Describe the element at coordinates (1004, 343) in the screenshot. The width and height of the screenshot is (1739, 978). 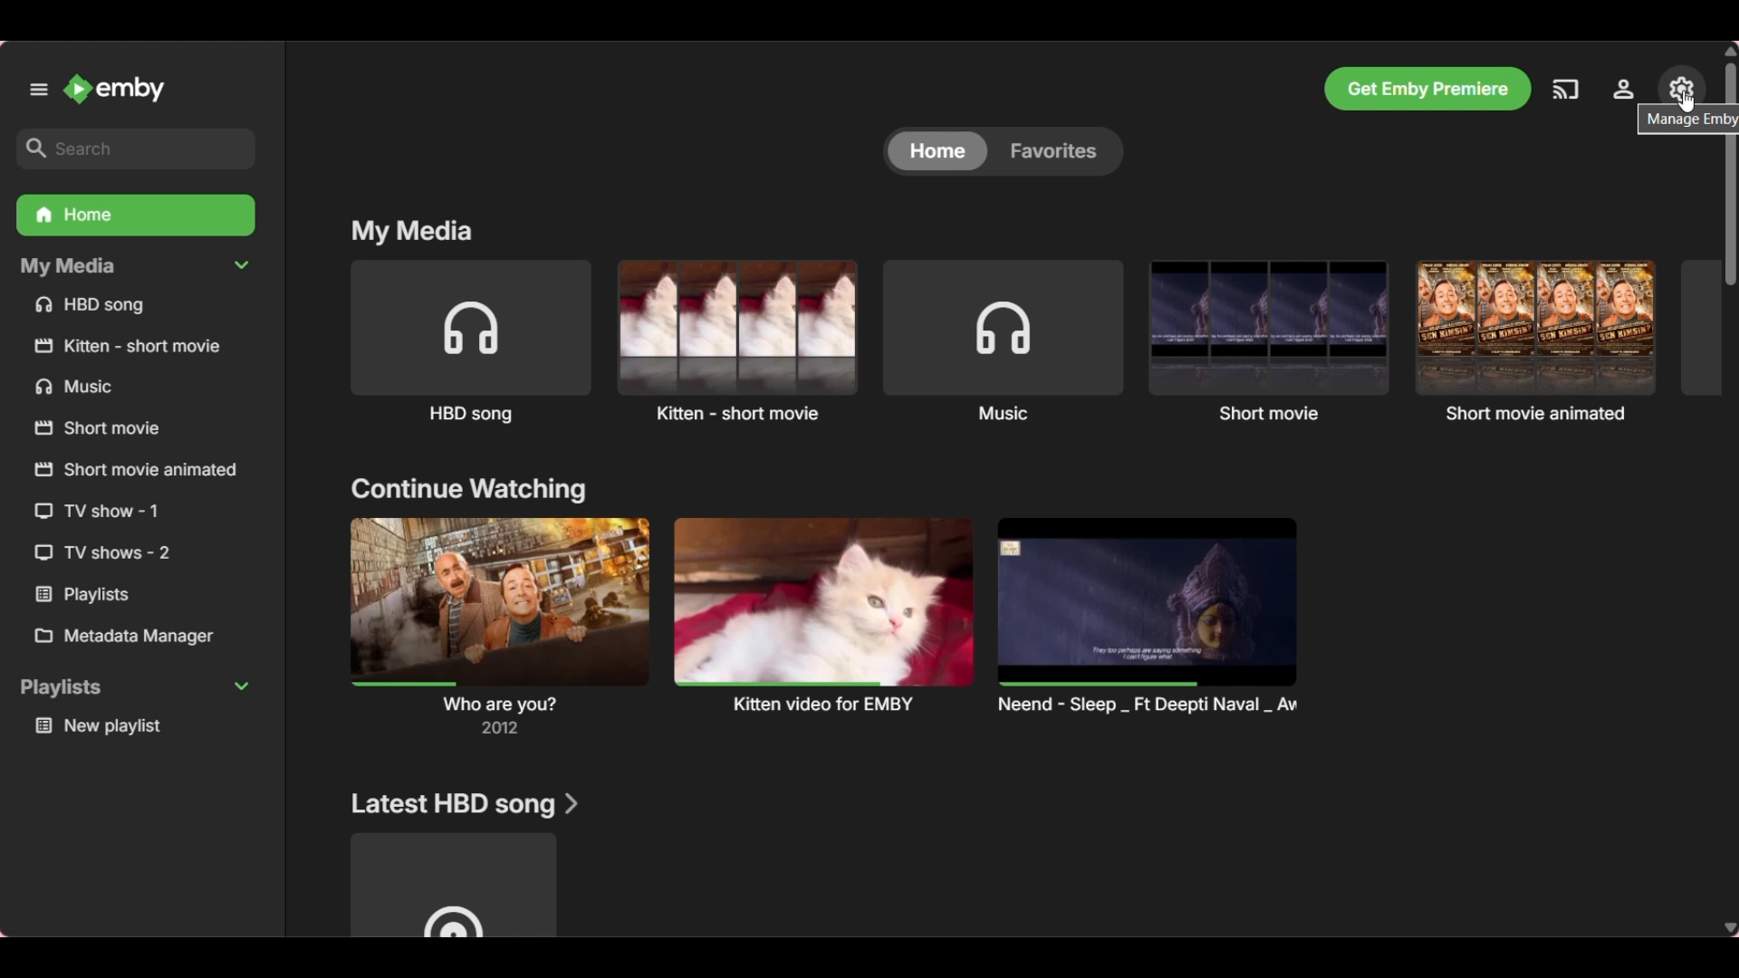
I see `Music album` at that location.